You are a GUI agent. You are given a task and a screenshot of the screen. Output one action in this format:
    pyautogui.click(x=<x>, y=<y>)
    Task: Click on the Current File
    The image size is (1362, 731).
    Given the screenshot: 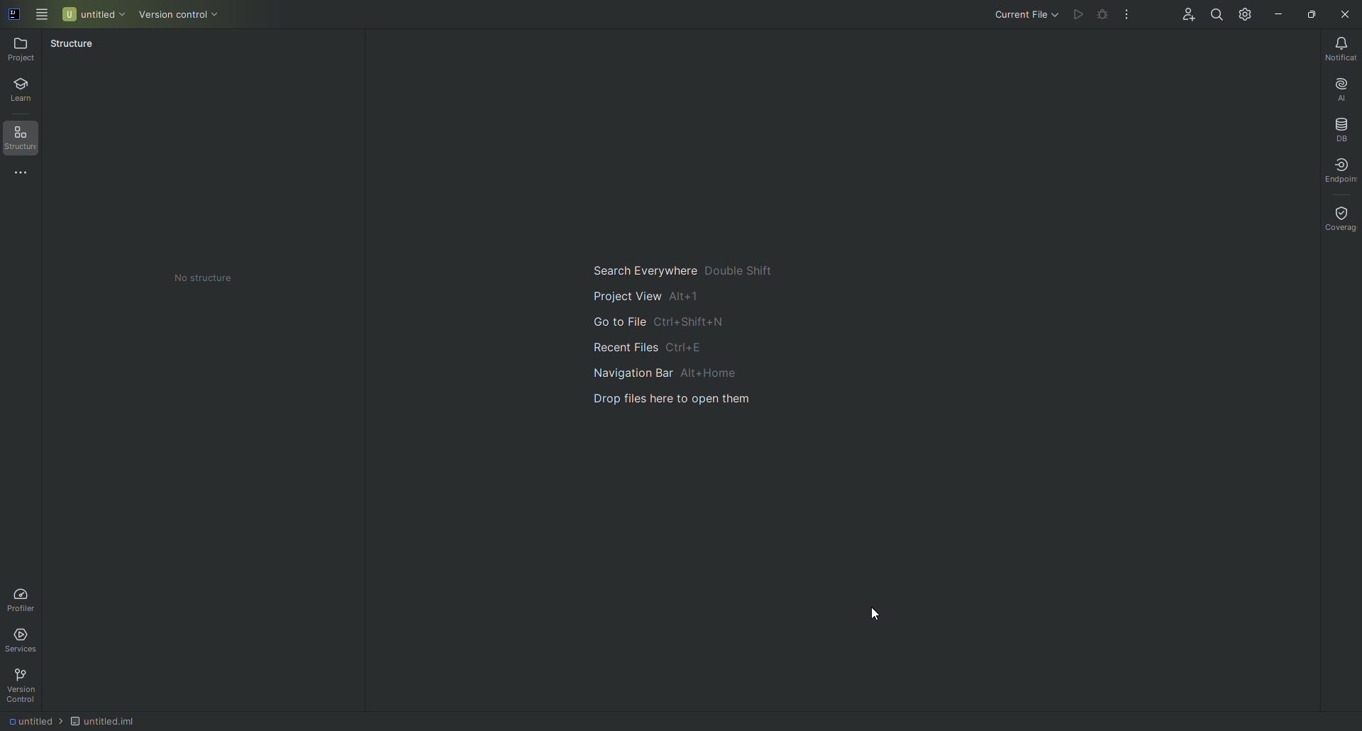 What is the action you would take?
    pyautogui.click(x=1021, y=16)
    